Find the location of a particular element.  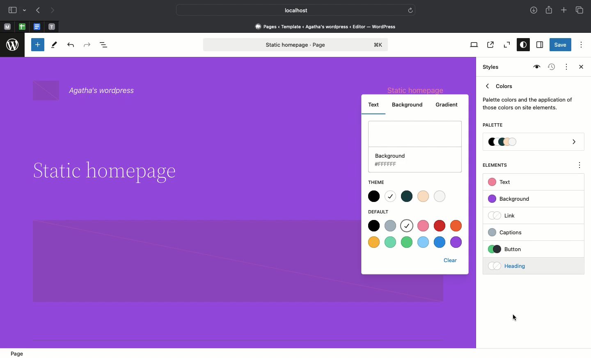

Tools is located at coordinates (55, 47).